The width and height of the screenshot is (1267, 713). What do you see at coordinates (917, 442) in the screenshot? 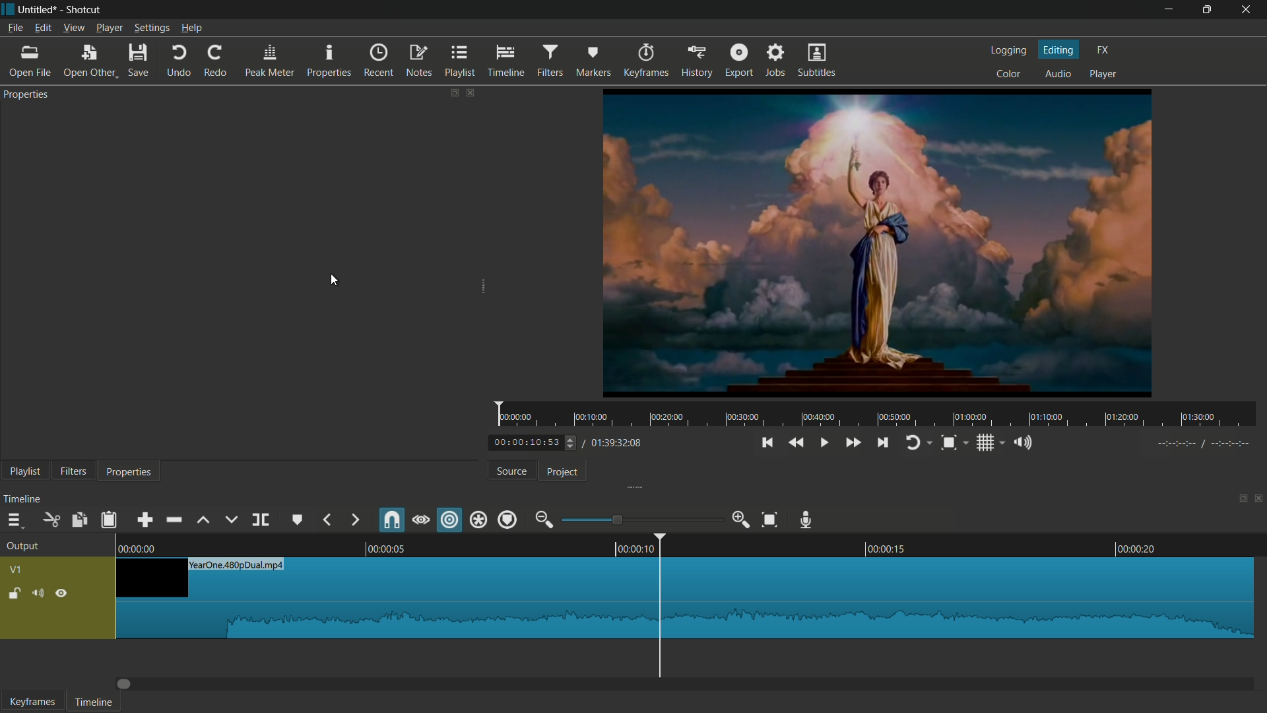
I see `toggle player looping` at bounding box center [917, 442].